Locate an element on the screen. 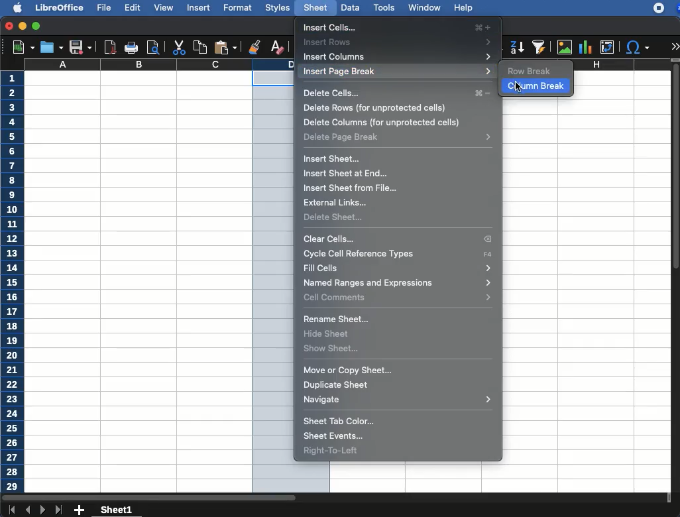 The height and width of the screenshot is (517, 680). sort is located at coordinates (538, 48).